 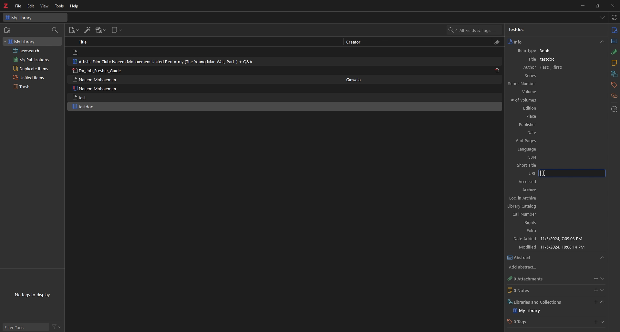 I want to click on my library, so click(x=530, y=311).